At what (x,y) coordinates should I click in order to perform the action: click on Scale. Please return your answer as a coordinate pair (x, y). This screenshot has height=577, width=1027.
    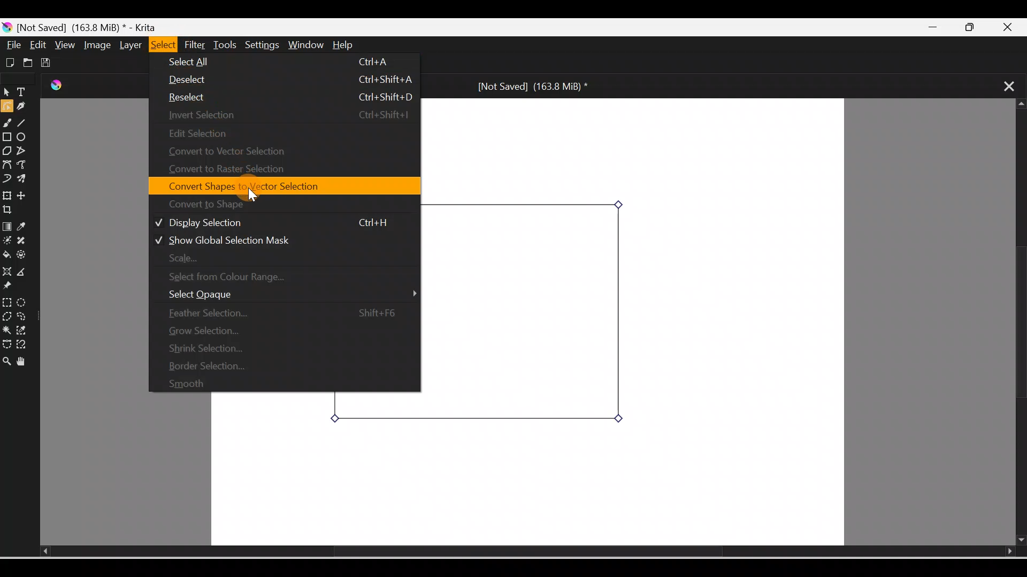
    Looking at the image, I should click on (277, 259).